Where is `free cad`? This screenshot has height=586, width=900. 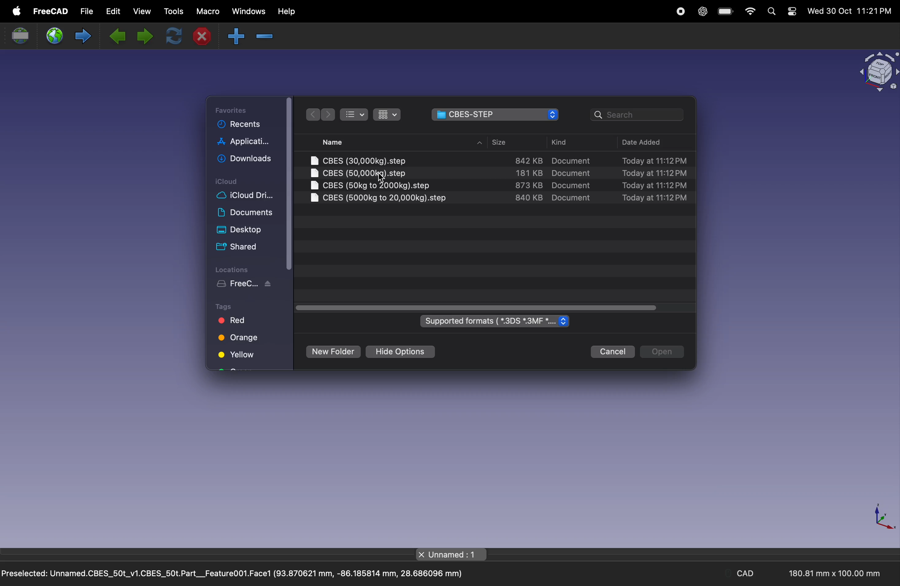
free cad is located at coordinates (50, 11).